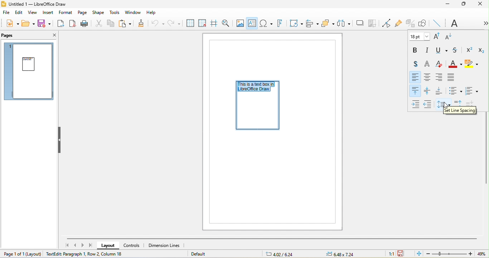  Describe the element at coordinates (416, 50) in the screenshot. I see `bold` at that location.